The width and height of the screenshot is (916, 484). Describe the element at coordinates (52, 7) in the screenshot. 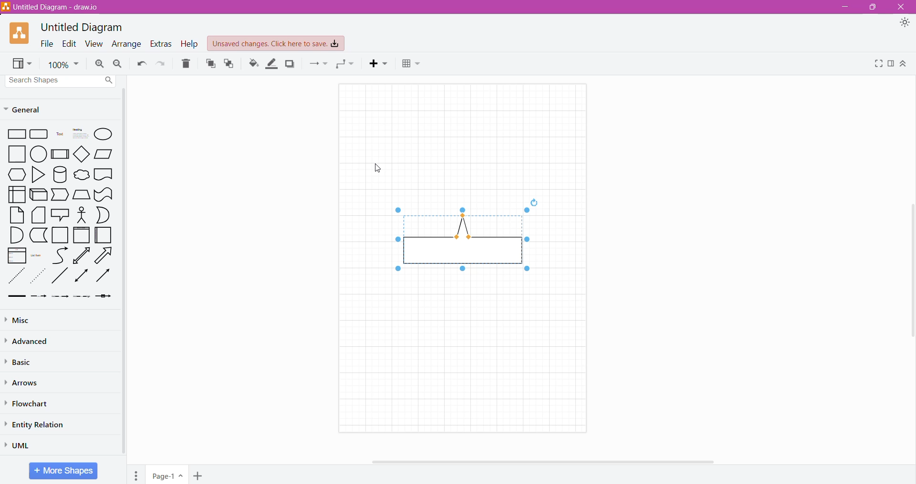

I see `Diagram Name - Application Name` at that location.